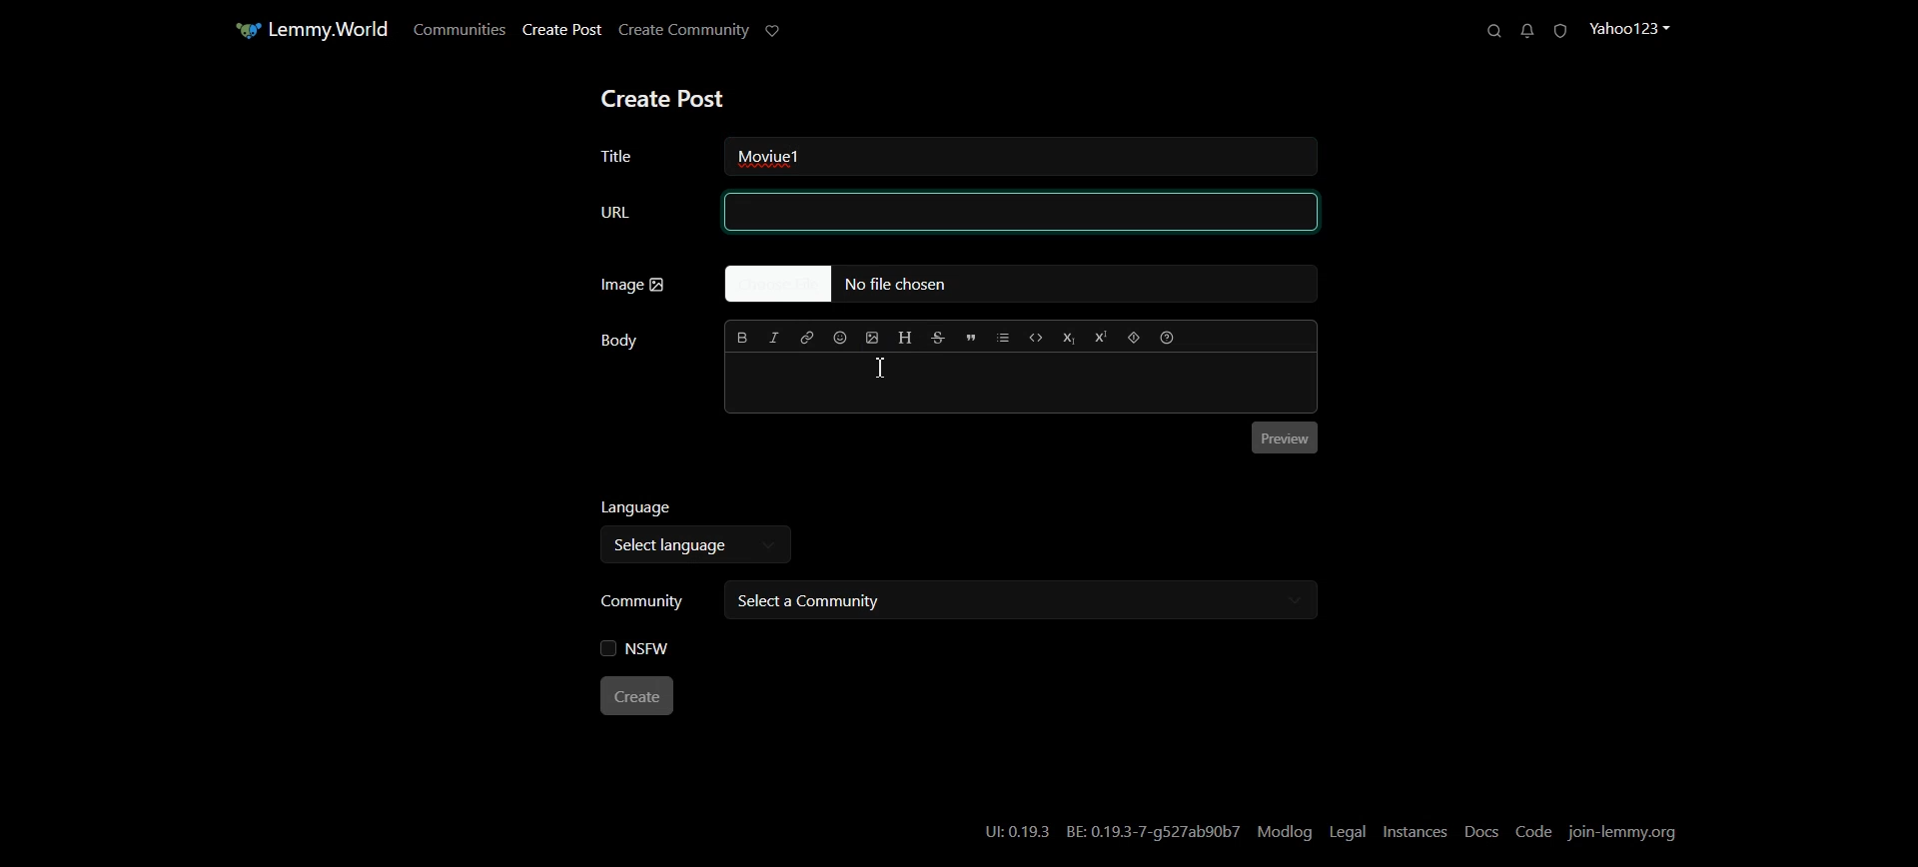 The width and height of the screenshot is (1918, 867). I want to click on Insert Emoji, so click(841, 338).